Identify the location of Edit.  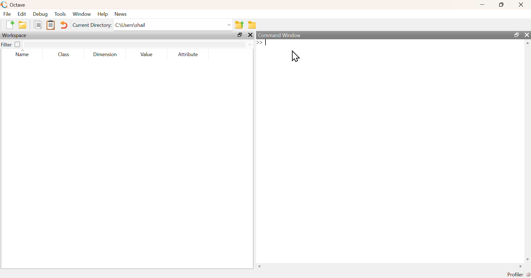
(21, 14).